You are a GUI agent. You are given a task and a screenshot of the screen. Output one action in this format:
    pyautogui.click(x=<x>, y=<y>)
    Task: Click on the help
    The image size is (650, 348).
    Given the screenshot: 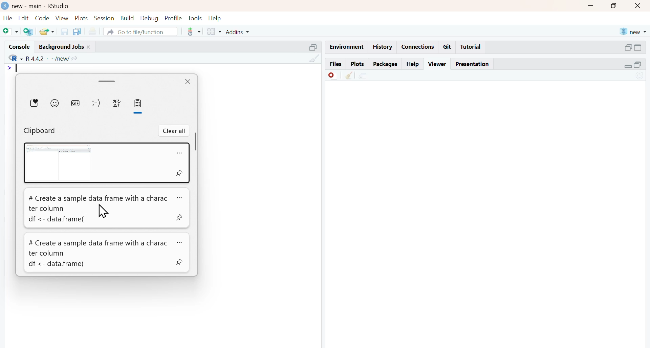 What is the action you would take?
    pyautogui.click(x=215, y=18)
    